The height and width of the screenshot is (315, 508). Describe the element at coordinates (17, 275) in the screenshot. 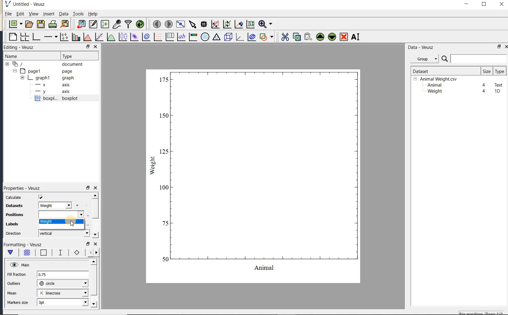

I see `Fill fraction` at that location.